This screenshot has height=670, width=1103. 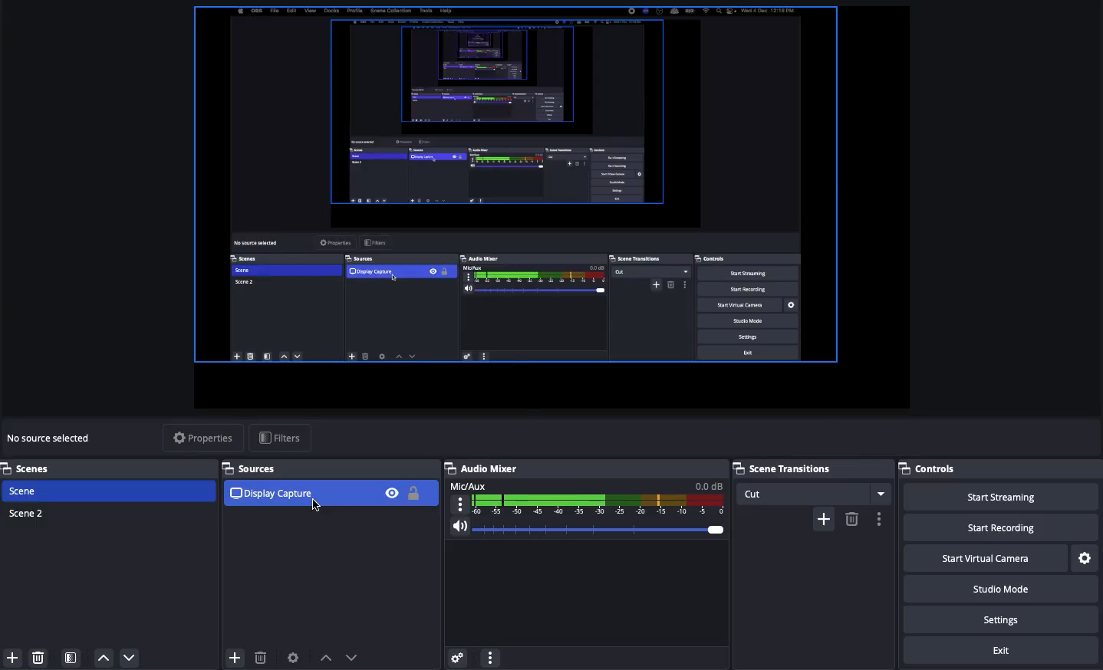 What do you see at coordinates (54, 439) in the screenshot?
I see `No sources selected ` at bounding box center [54, 439].